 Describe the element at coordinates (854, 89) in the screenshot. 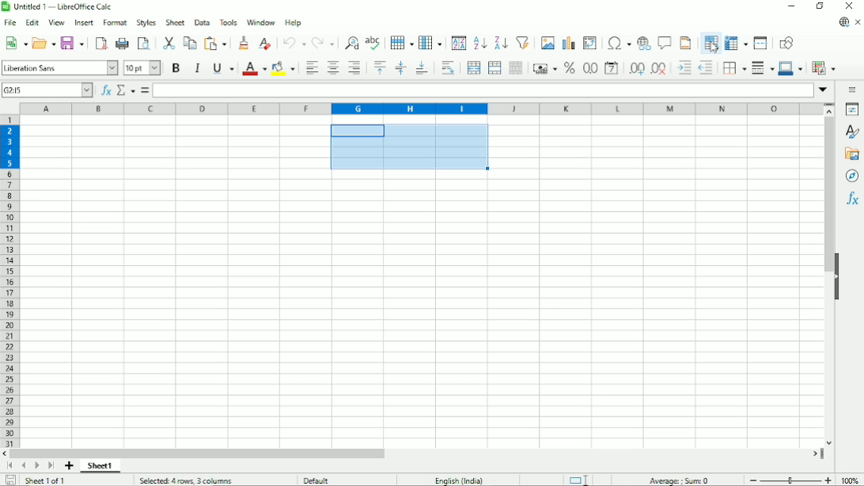

I see `Sidebar settings` at that location.